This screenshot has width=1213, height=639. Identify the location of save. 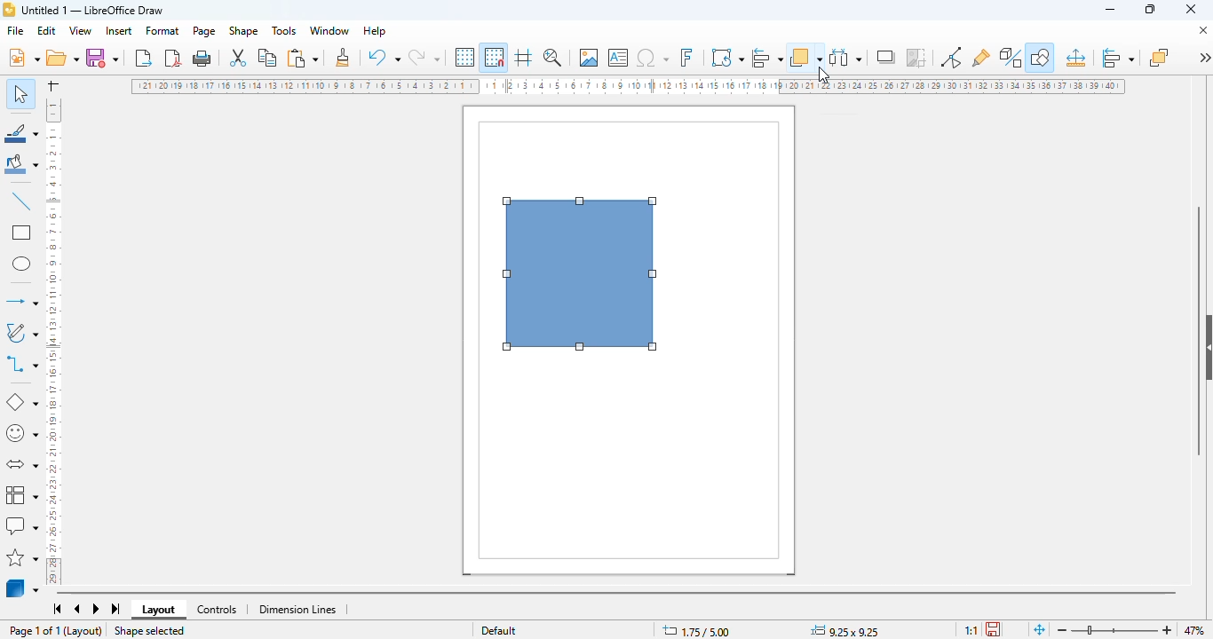
(101, 57).